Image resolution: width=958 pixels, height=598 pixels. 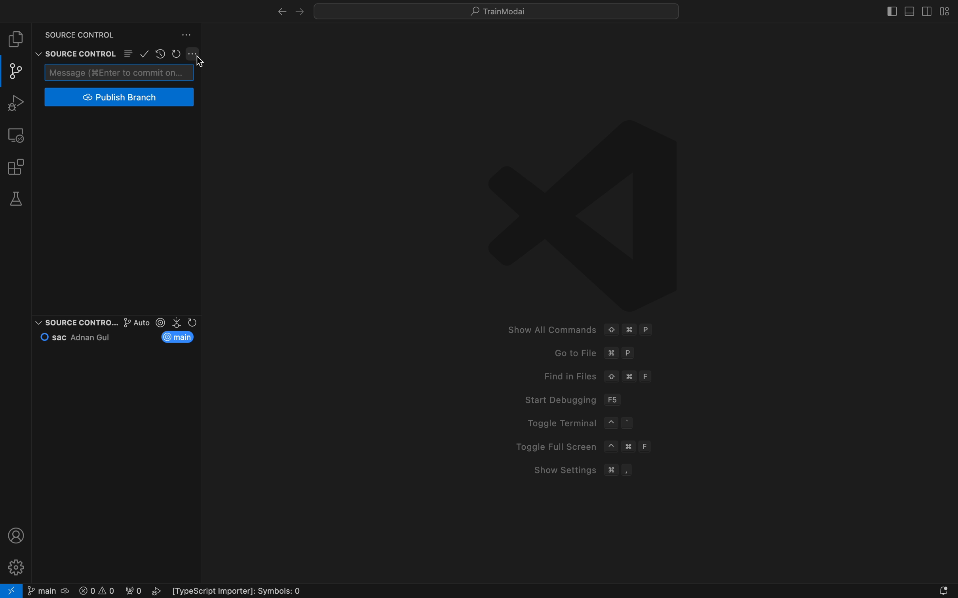 I want to click on git branch, so click(x=48, y=590).